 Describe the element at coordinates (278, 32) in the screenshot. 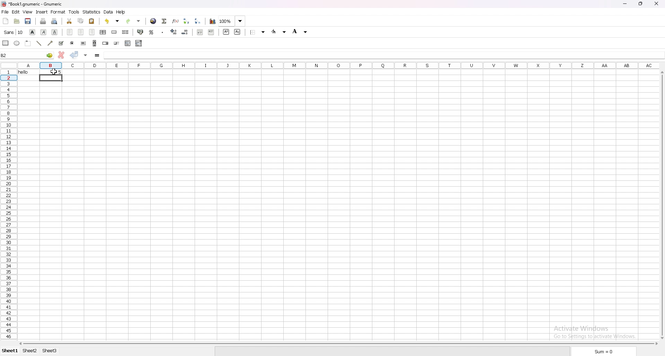

I see `background` at that location.